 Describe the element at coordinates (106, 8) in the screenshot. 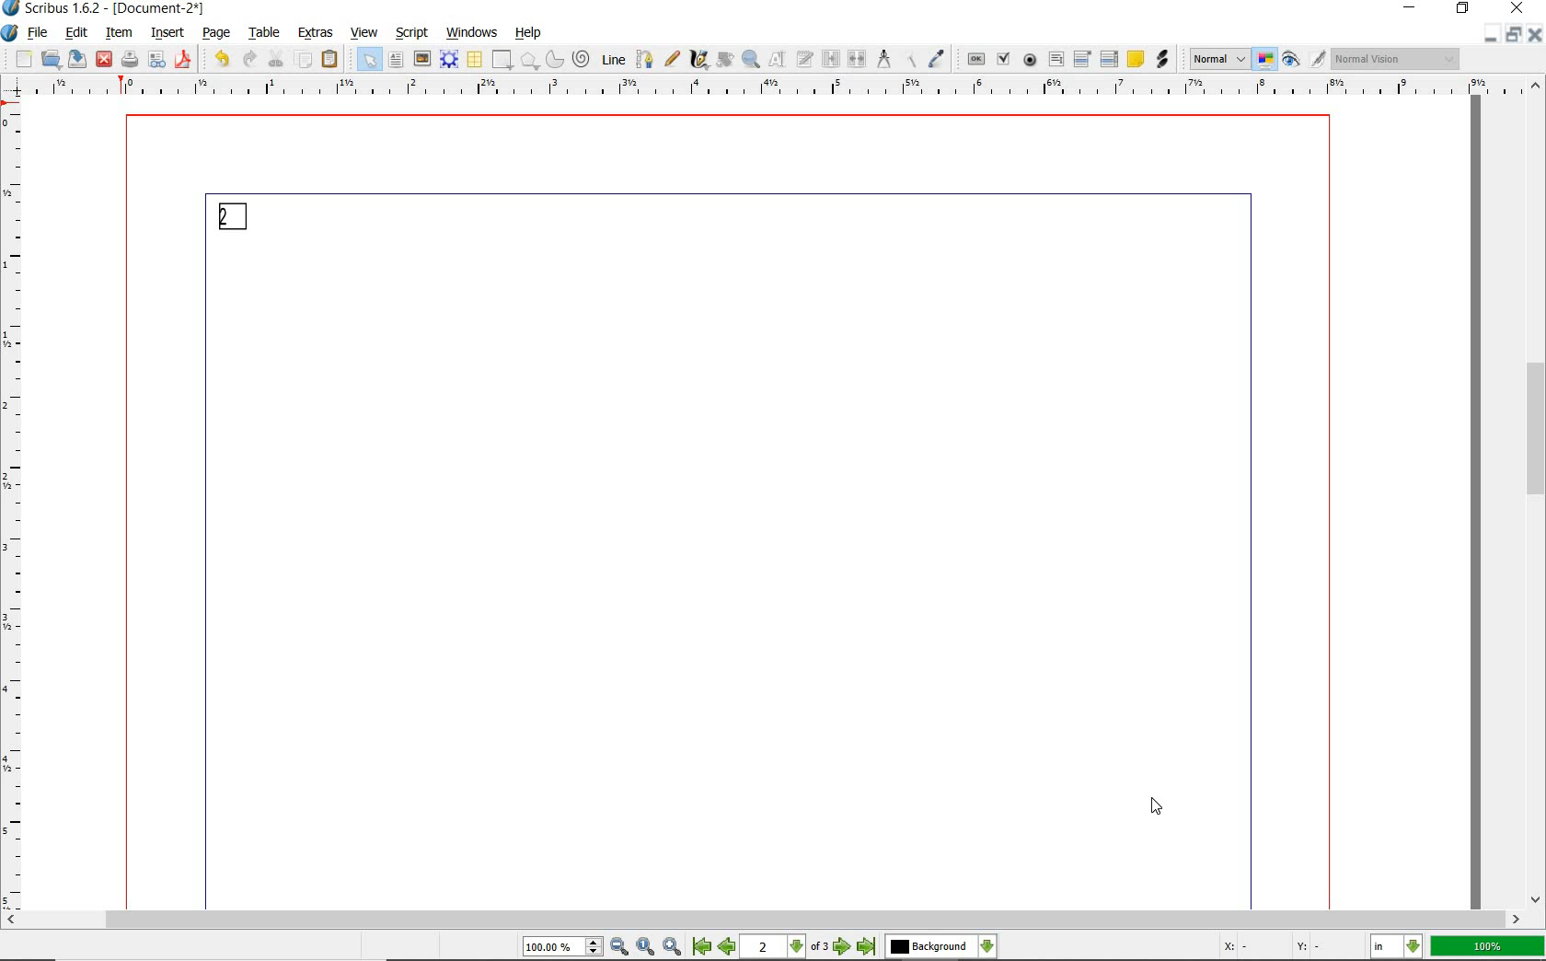

I see `Scribus 1.62 - [Document-2*]` at that location.